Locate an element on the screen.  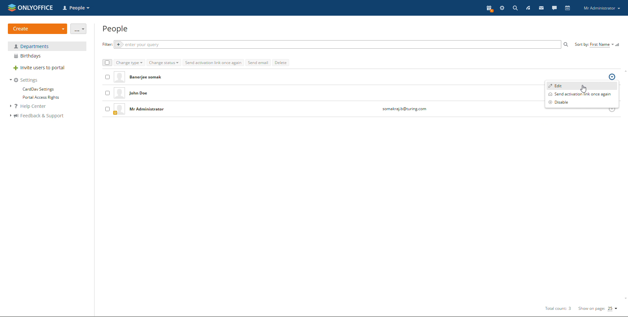
search is located at coordinates (515, 8).